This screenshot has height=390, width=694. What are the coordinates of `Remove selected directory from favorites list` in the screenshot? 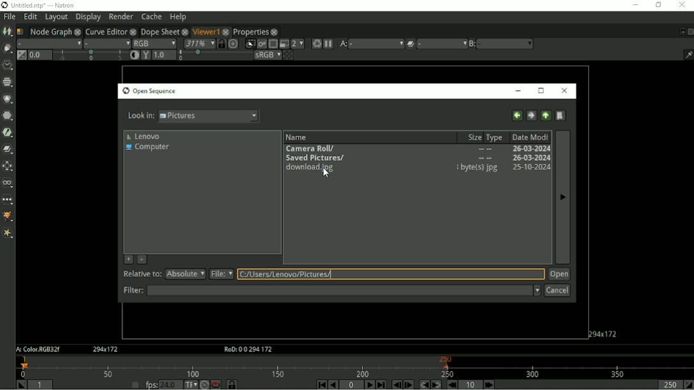 It's located at (142, 259).